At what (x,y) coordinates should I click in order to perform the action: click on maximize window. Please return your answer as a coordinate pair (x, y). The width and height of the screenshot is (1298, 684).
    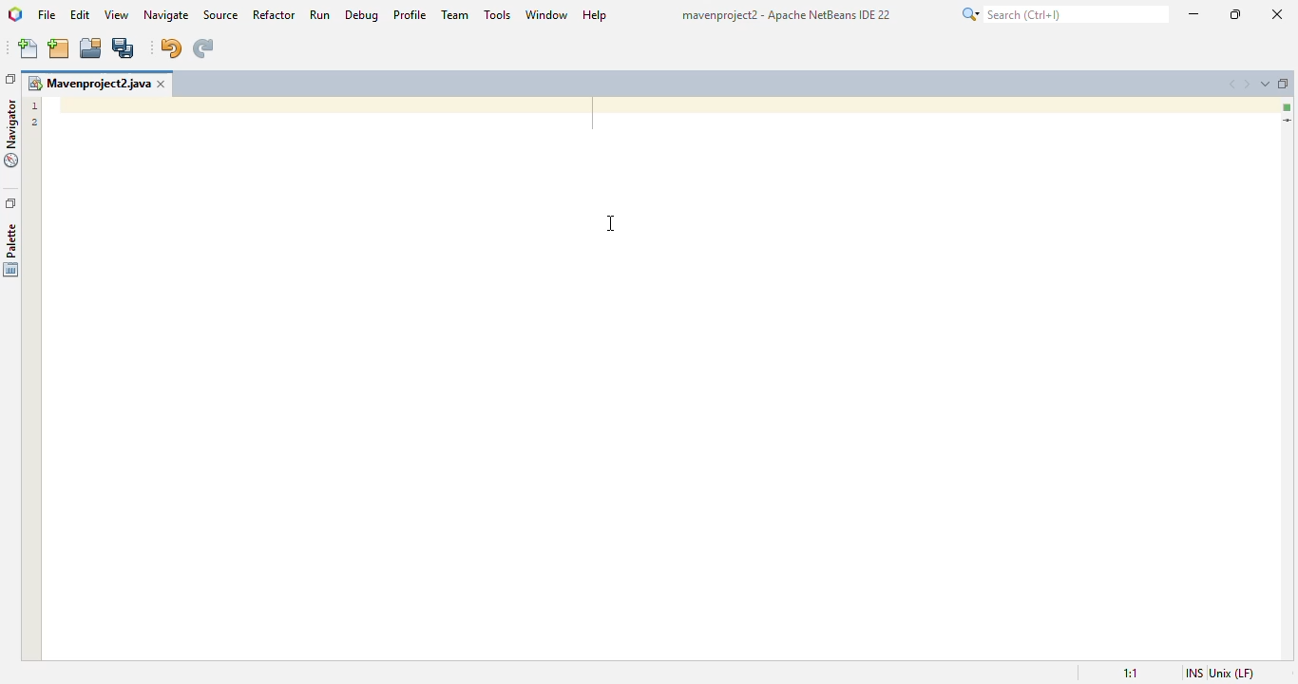
    Looking at the image, I should click on (1284, 83).